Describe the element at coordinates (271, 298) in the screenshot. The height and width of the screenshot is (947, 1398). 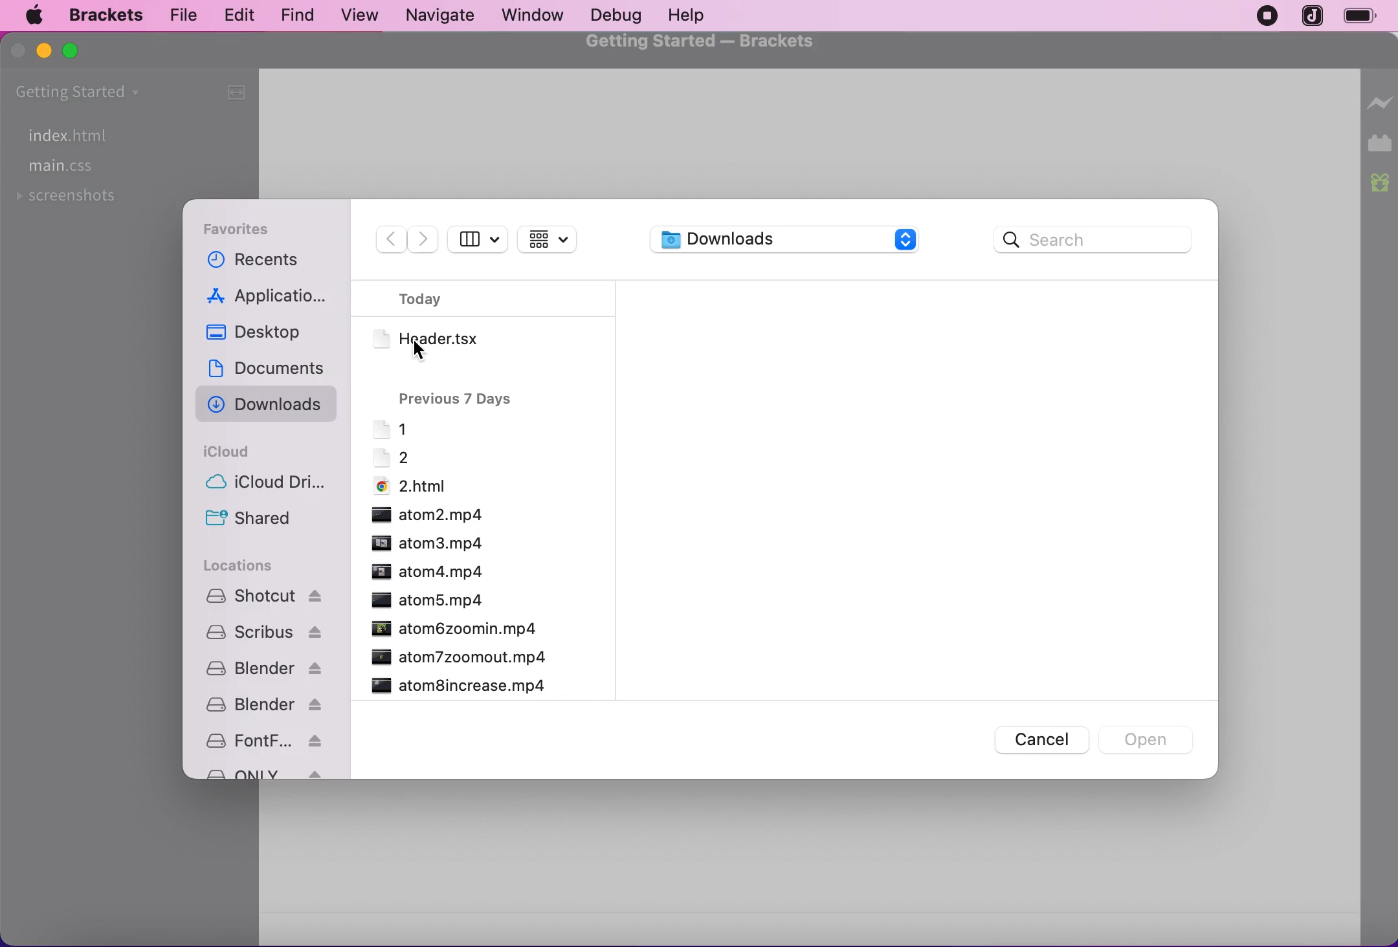
I see `applications` at that location.